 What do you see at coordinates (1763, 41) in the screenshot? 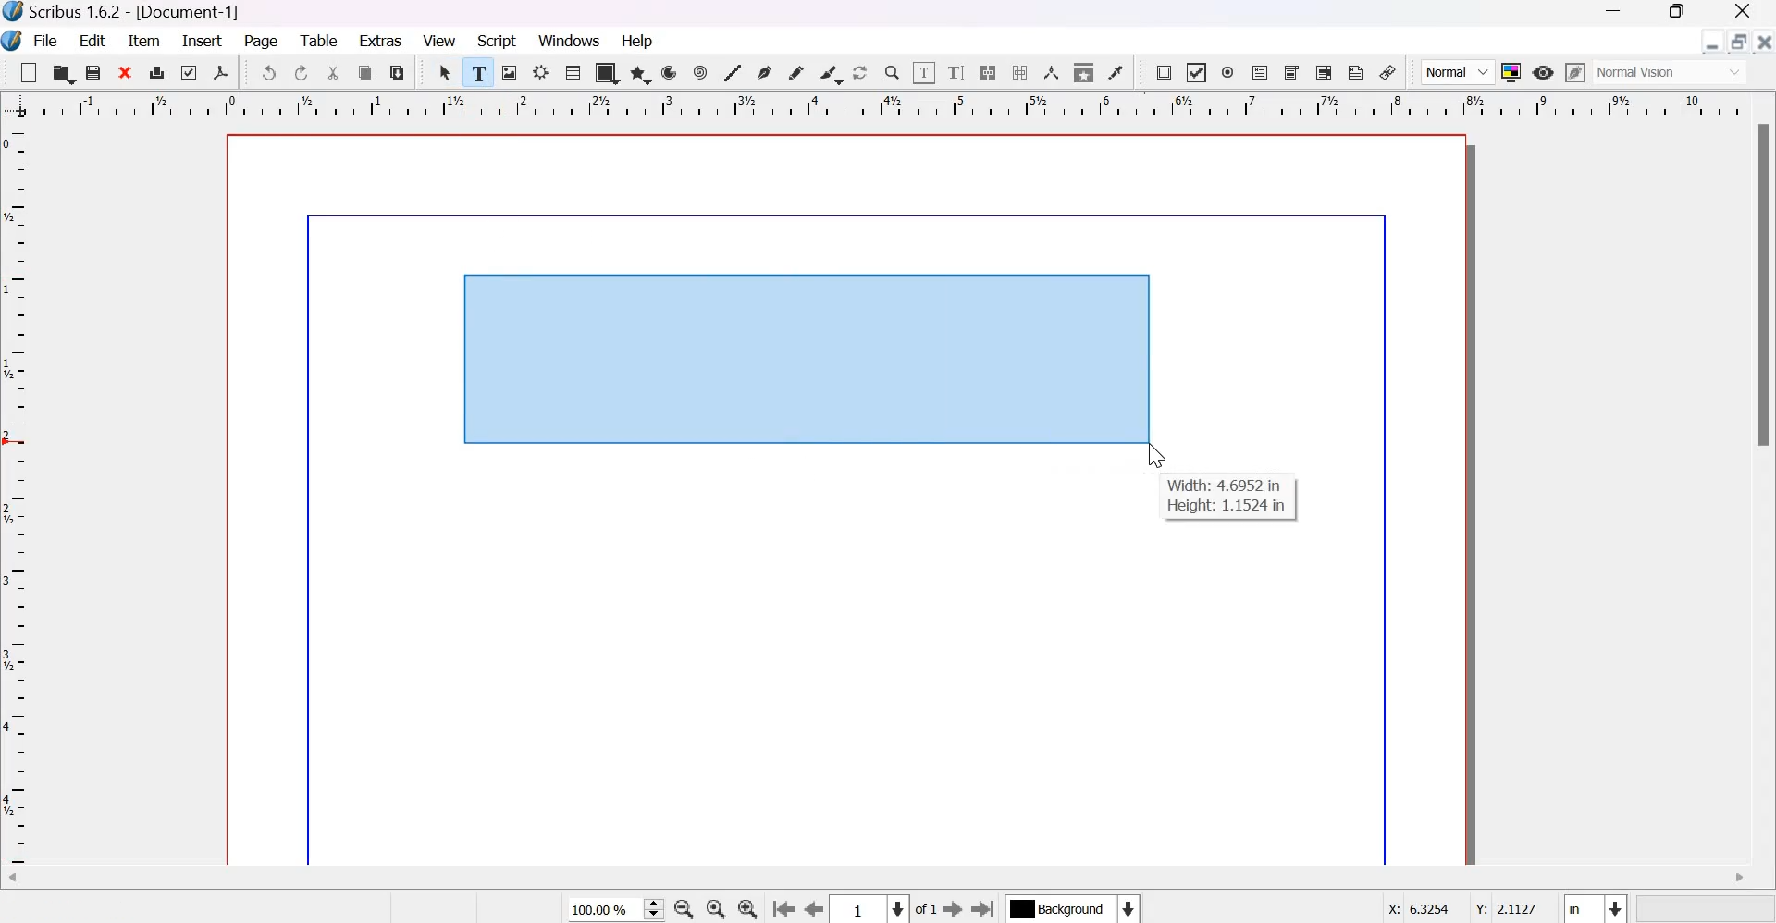
I see `close` at bounding box center [1763, 41].